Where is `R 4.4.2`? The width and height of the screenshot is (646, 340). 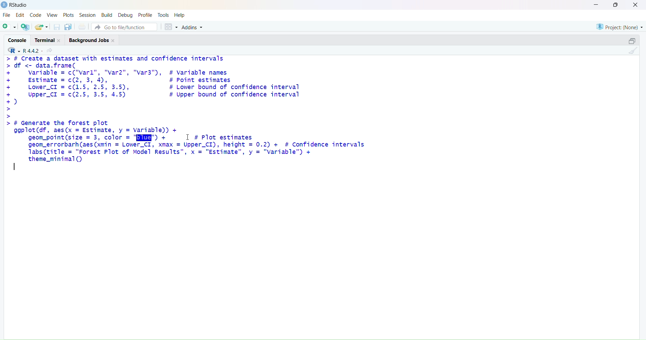
R 4.4.2 is located at coordinates (22, 50).